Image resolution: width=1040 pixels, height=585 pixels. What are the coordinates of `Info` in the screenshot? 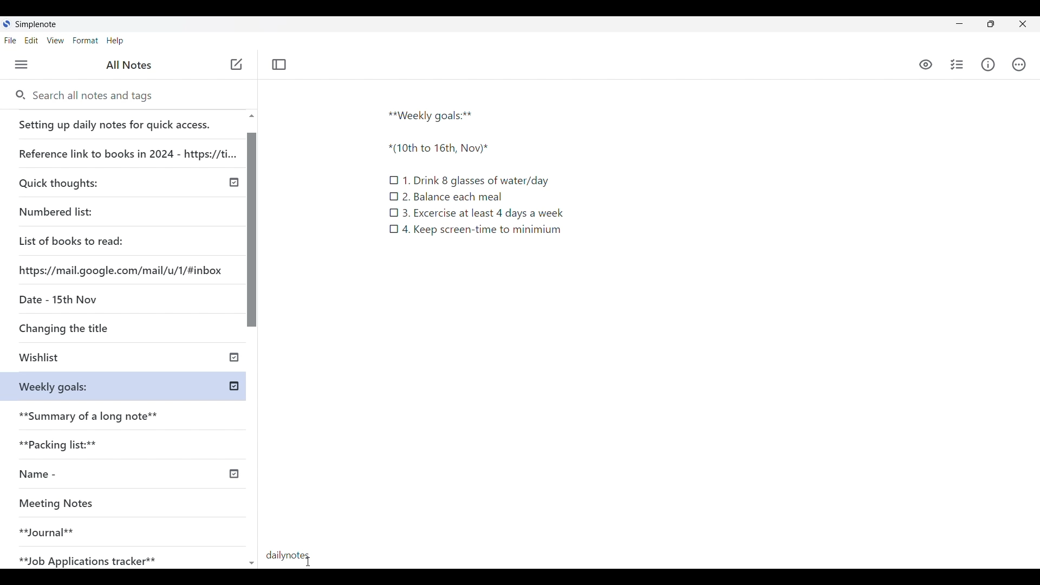 It's located at (987, 65).